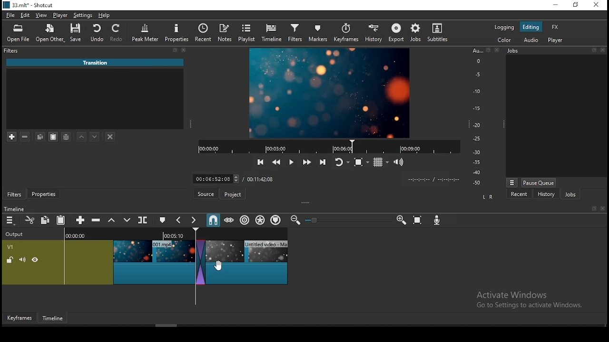 This screenshot has height=342, width=609. I want to click on timeline, so click(270, 33).